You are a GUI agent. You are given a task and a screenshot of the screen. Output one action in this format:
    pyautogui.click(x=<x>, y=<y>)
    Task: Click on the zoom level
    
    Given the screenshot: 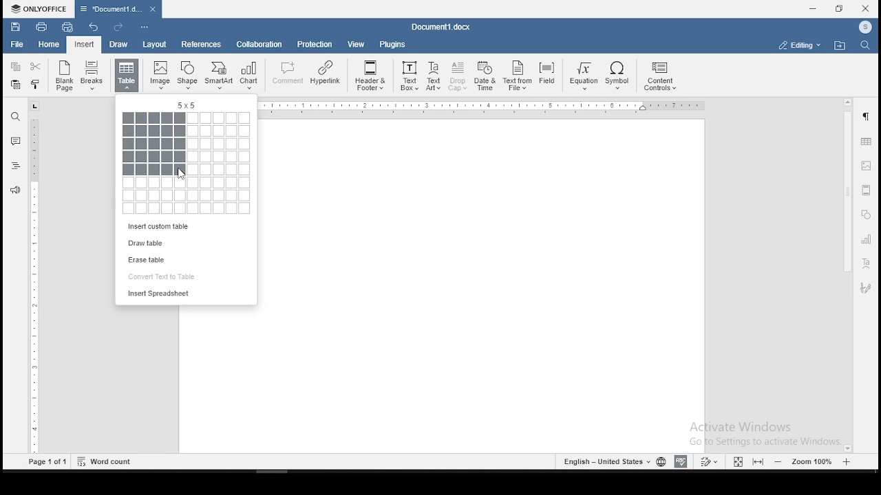 What is the action you would take?
    pyautogui.click(x=813, y=461)
    